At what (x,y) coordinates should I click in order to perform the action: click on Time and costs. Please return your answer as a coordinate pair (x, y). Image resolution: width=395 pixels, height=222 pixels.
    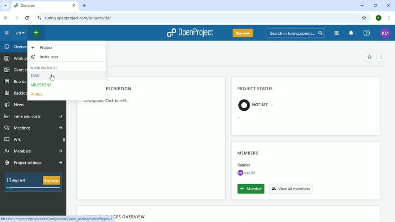
    Looking at the image, I should click on (33, 116).